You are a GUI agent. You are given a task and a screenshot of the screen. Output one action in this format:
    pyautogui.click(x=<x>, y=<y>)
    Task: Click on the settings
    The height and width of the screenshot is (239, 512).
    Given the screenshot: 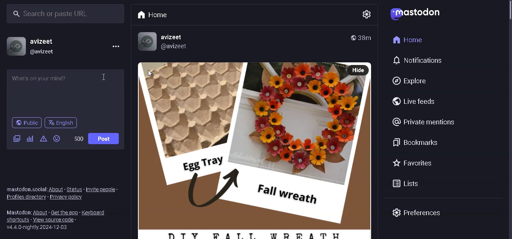 What is the action you would take?
    pyautogui.click(x=362, y=14)
    